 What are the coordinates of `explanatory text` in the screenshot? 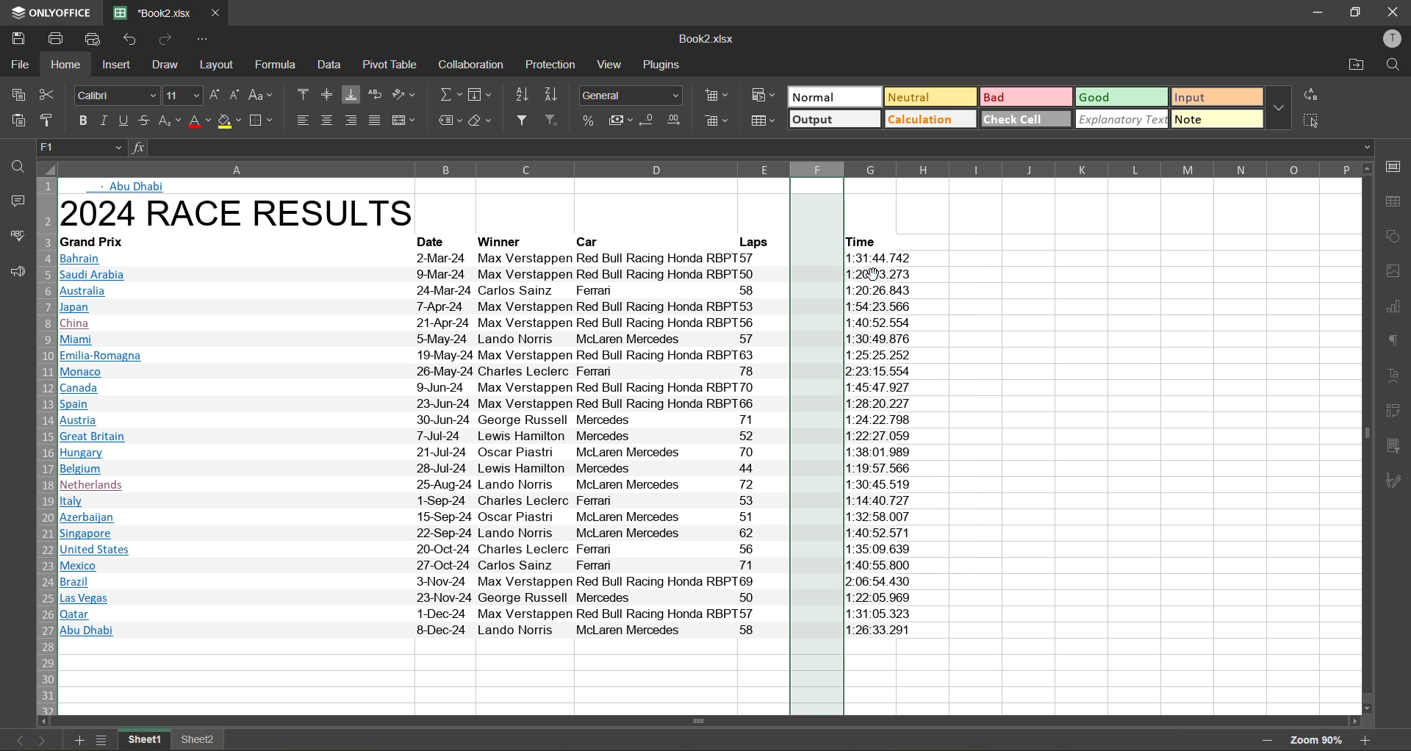 It's located at (1124, 120).